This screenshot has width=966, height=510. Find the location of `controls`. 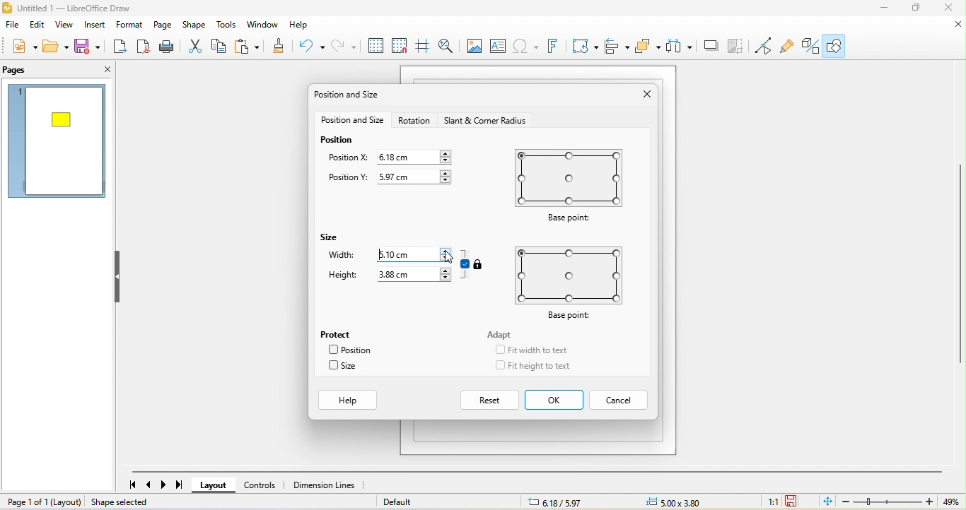

controls is located at coordinates (263, 485).